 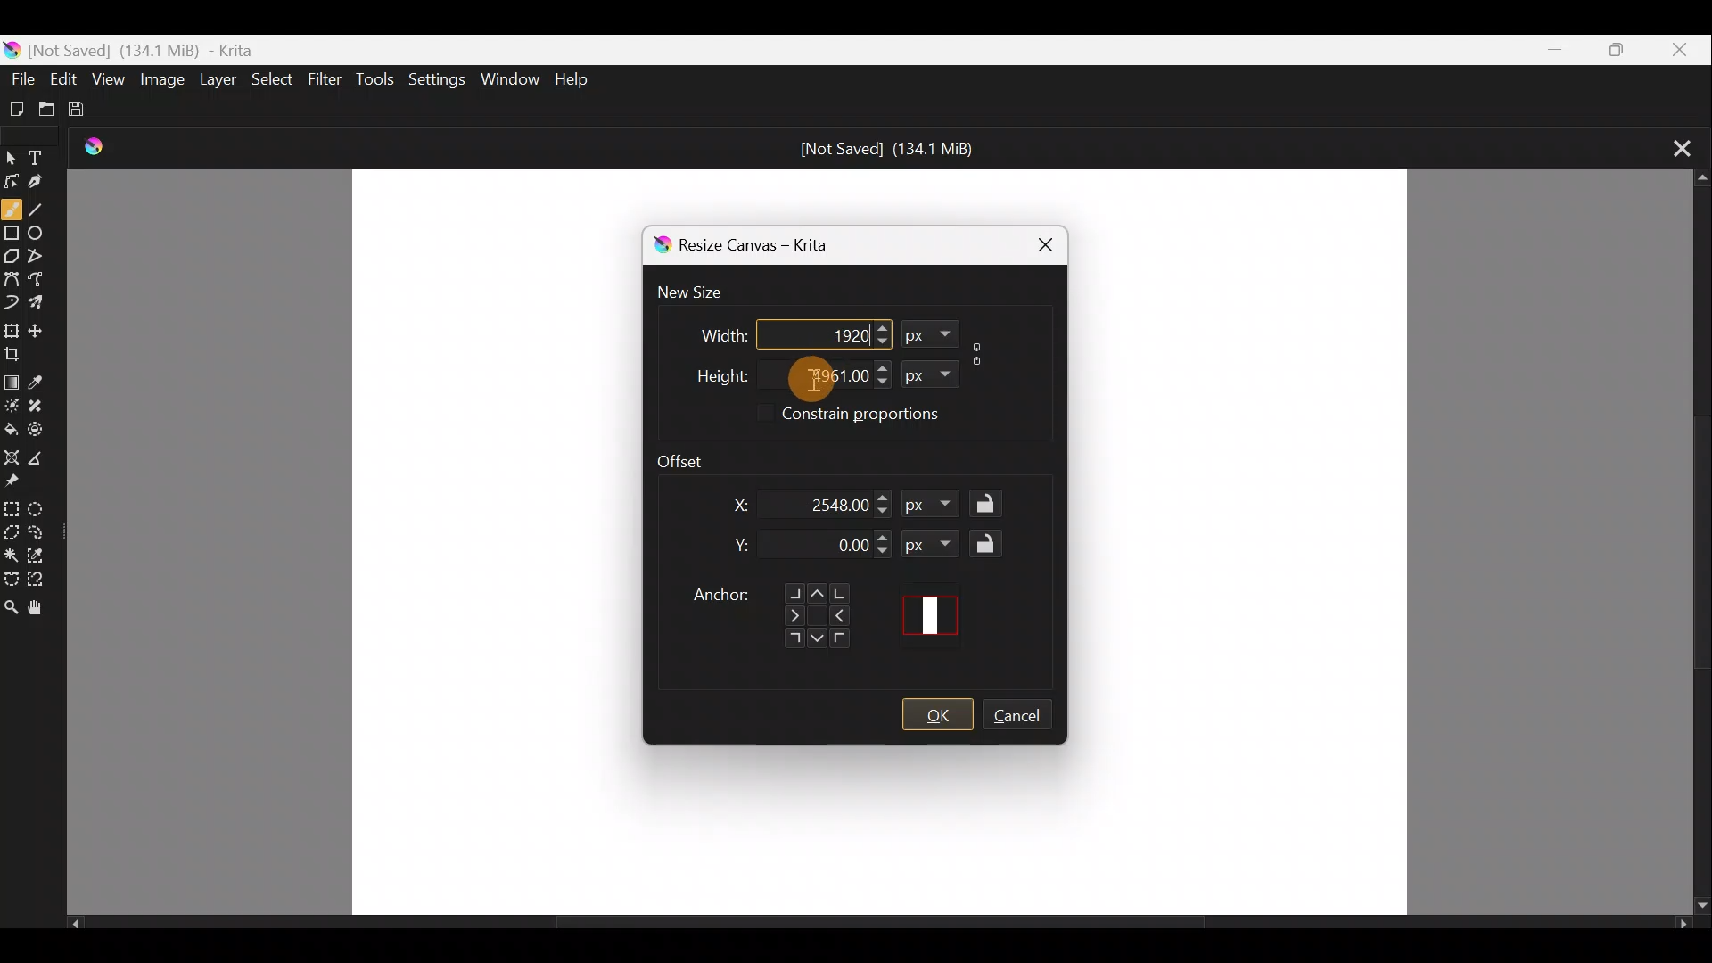 What do you see at coordinates (44, 557) in the screenshot?
I see `Similar colour selection tool` at bounding box center [44, 557].